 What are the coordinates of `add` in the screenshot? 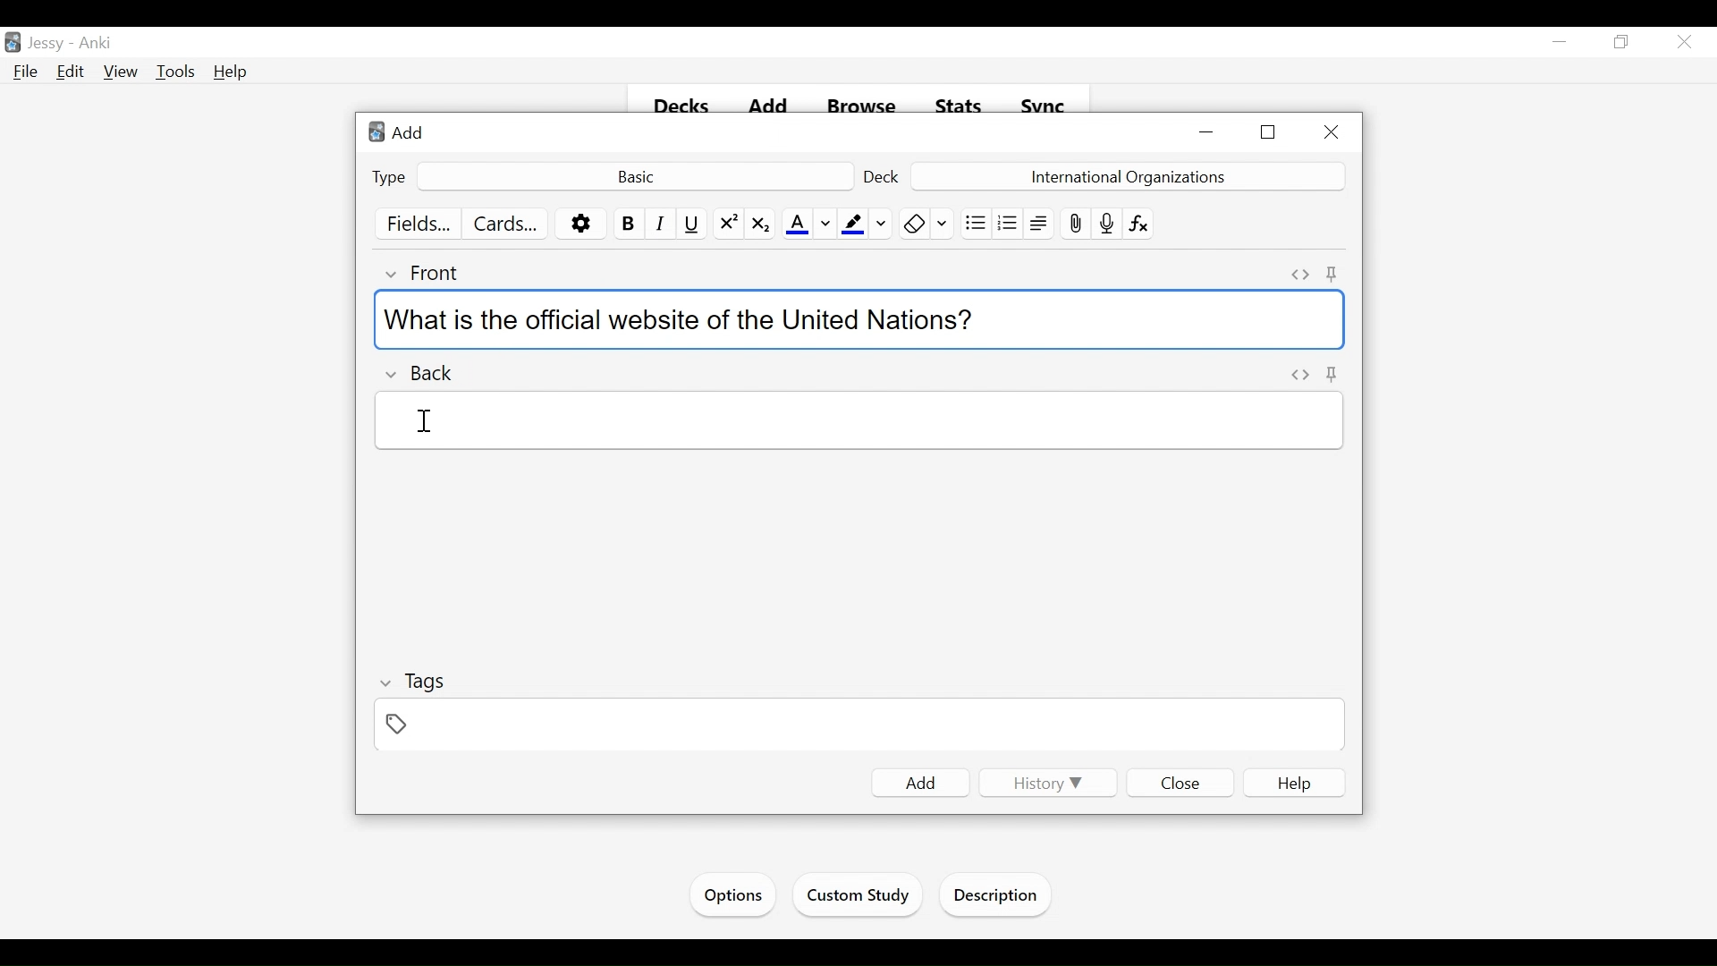 It's located at (760, 98).